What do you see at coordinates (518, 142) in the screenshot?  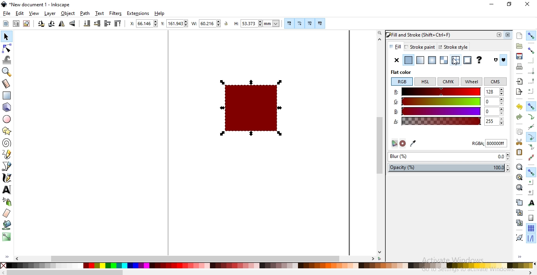 I see `cut selection` at bounding box center [518, 142].